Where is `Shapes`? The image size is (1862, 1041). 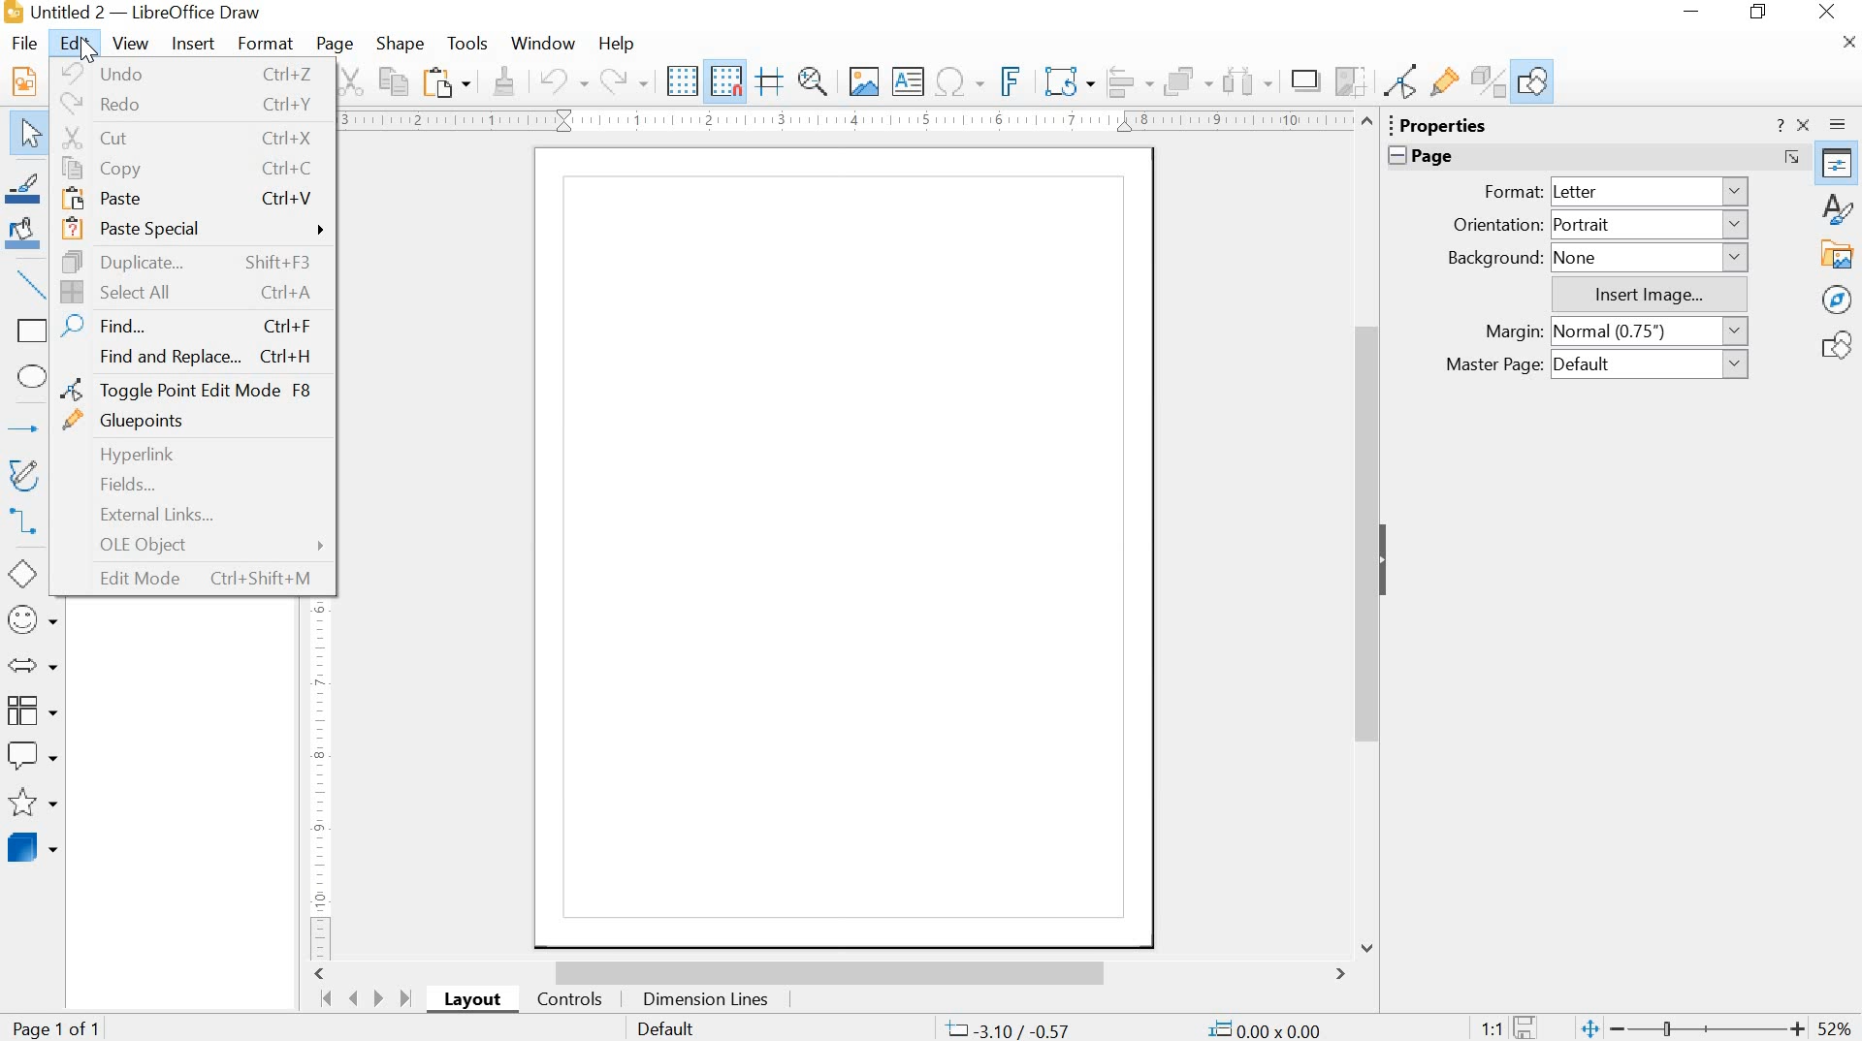
Shapes is located at coordinates (1839, 344).